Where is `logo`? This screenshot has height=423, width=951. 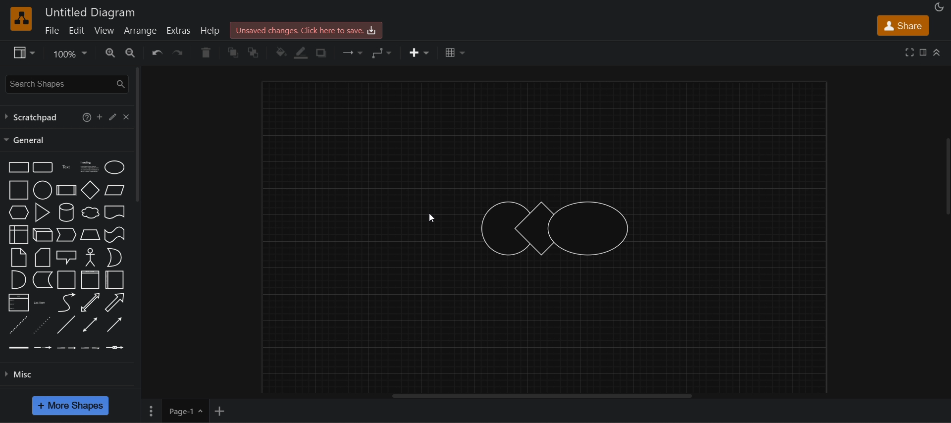
logo is located at coordinates (20, 18).